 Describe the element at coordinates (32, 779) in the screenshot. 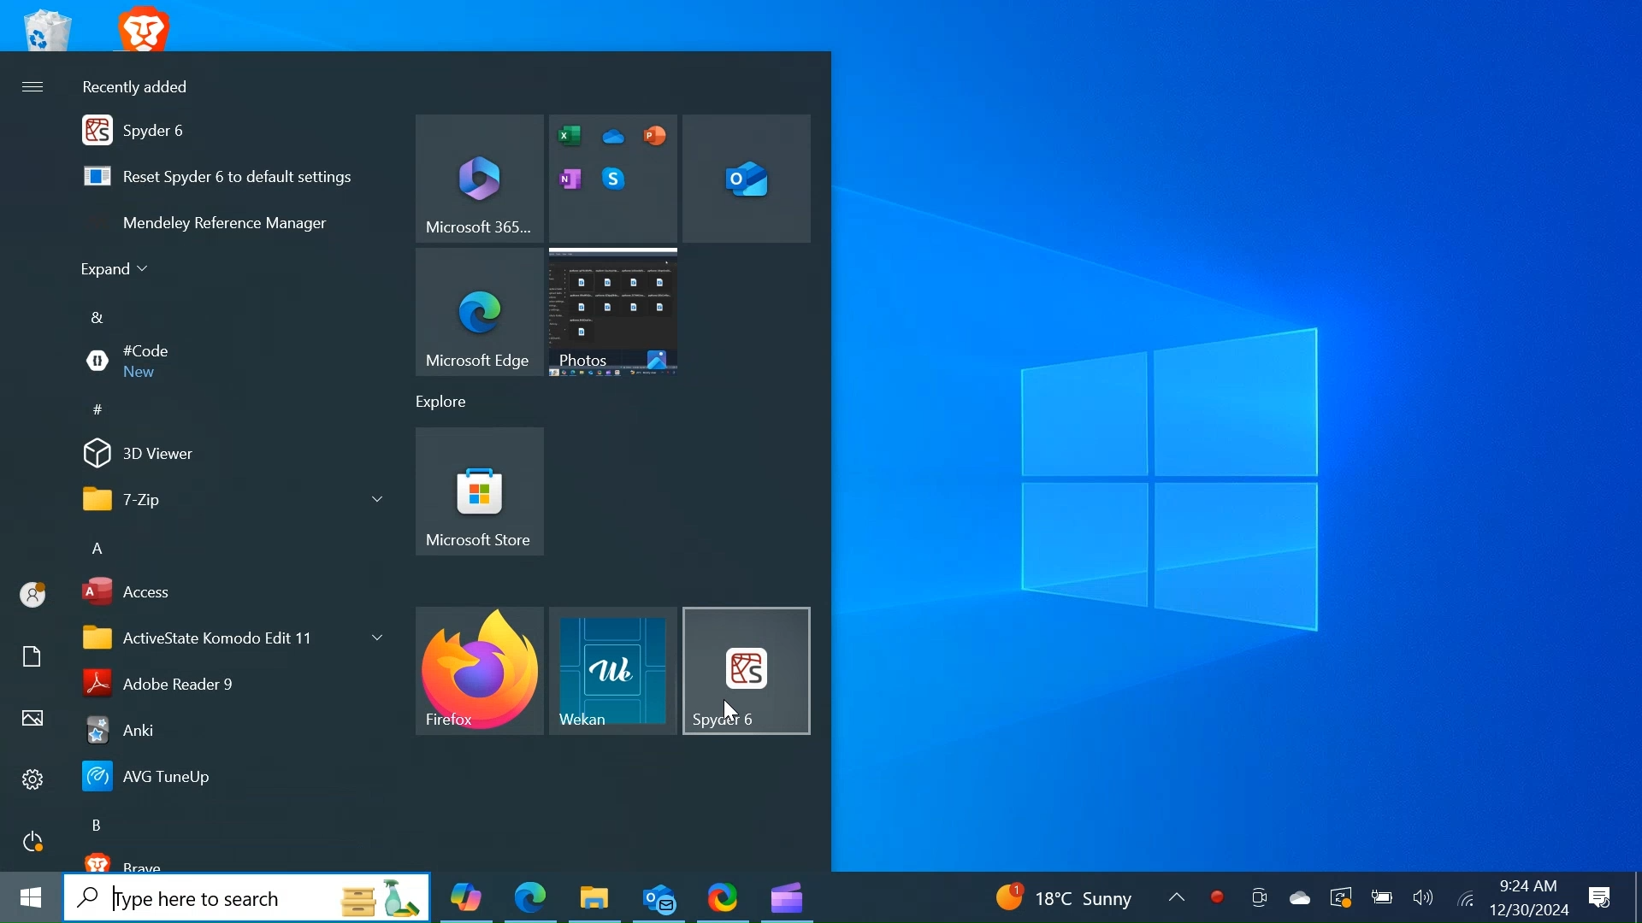

I see `Settings` at that location.